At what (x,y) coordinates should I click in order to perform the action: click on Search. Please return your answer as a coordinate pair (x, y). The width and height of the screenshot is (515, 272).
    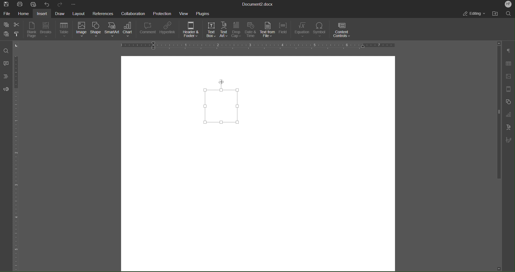
    Looking at the image, I should click on (509, 13).